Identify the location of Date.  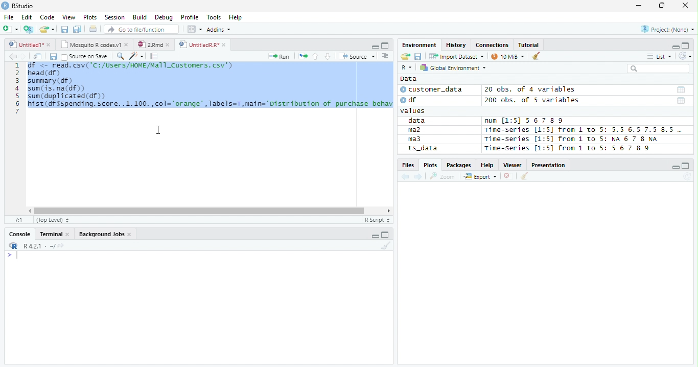
(681, 101).